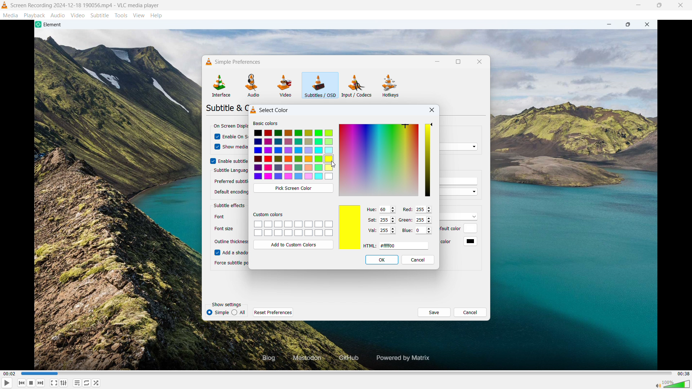 This screenshot has width=692, height=389. Describe the element at coordinates (216, 137) in the screenshot. I see `checkbox` at that location.